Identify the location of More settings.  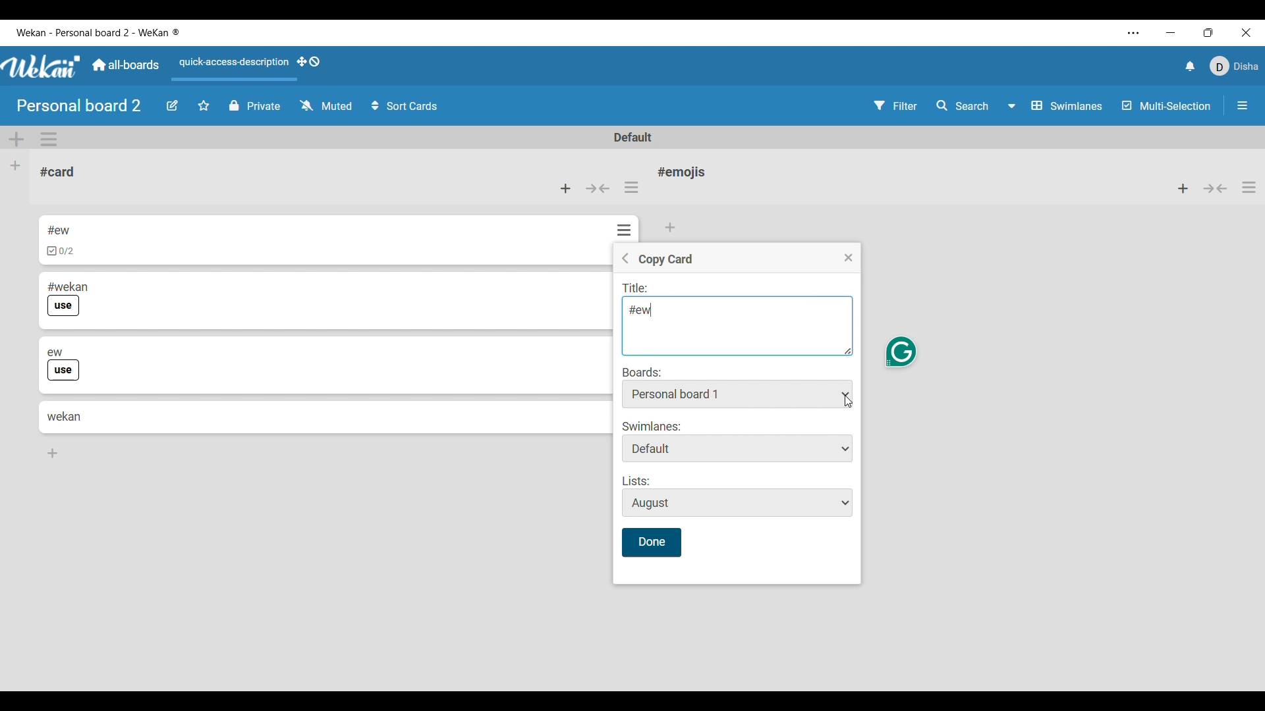
(1133, 33).